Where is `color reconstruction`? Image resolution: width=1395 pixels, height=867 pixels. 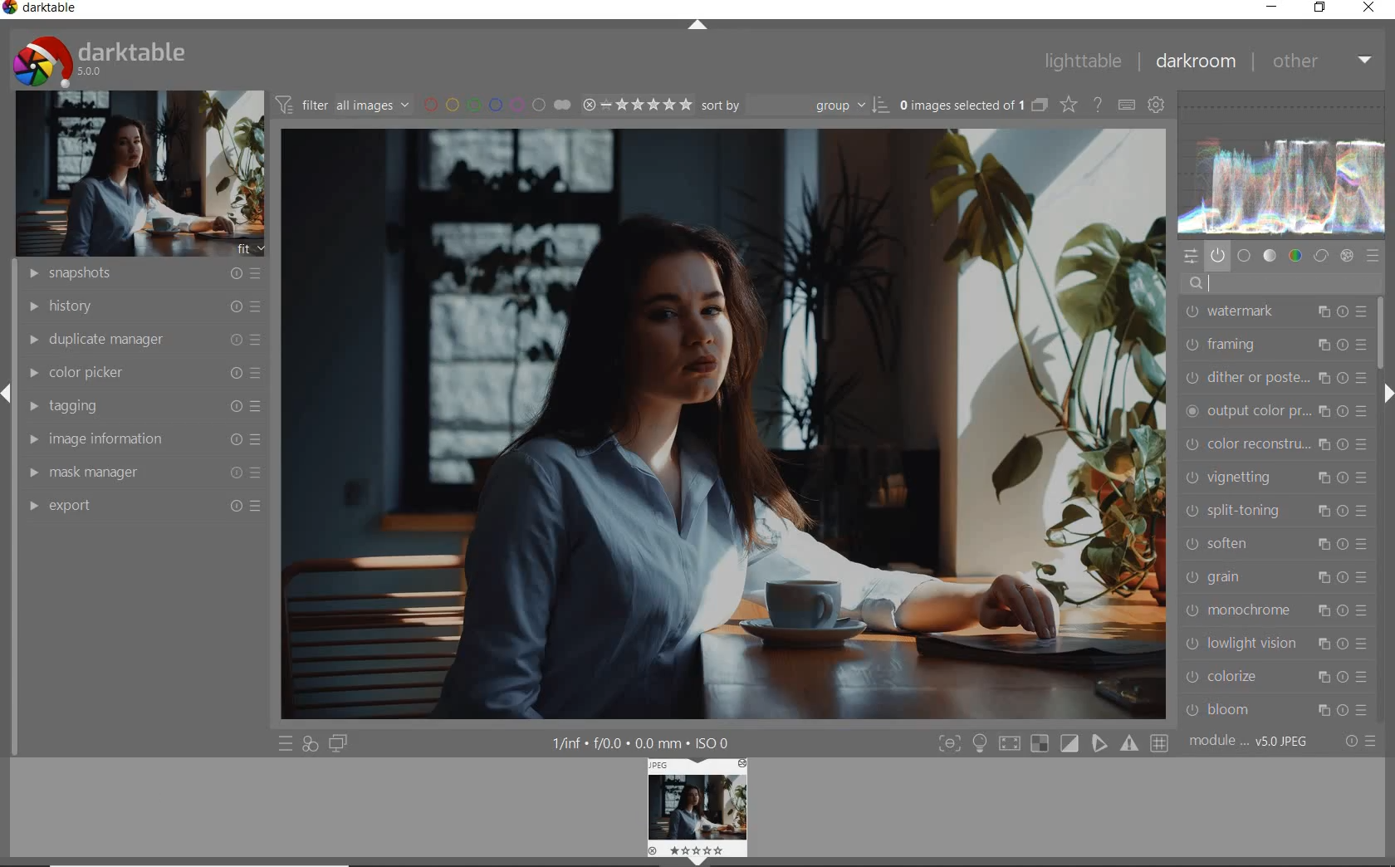
color reconstruction is located at coordinates (1277, 444).